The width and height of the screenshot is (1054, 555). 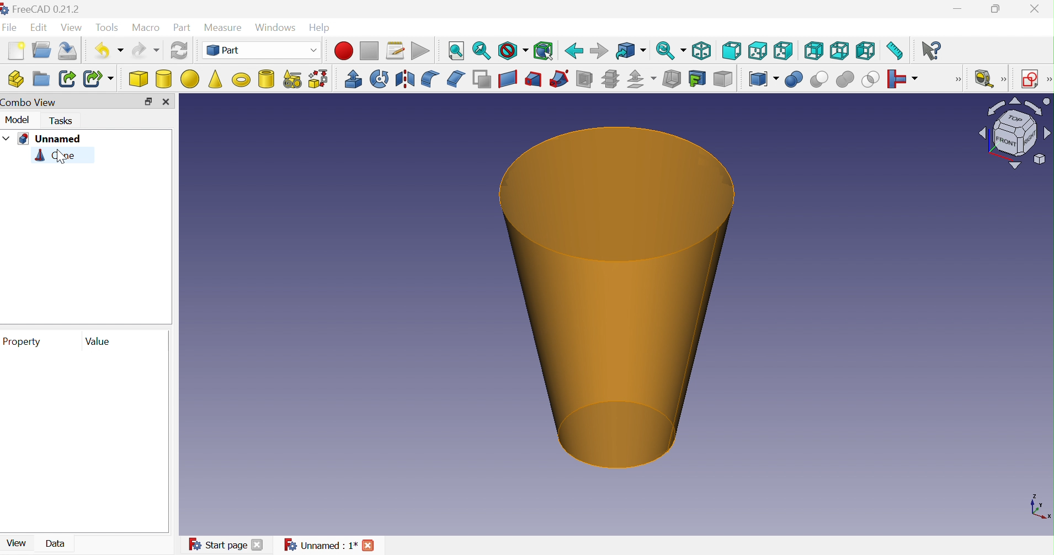 What do you see at coordinates (344, 51) in the screenshot?
I see `Macro recording` at bounding box center [344, 51].